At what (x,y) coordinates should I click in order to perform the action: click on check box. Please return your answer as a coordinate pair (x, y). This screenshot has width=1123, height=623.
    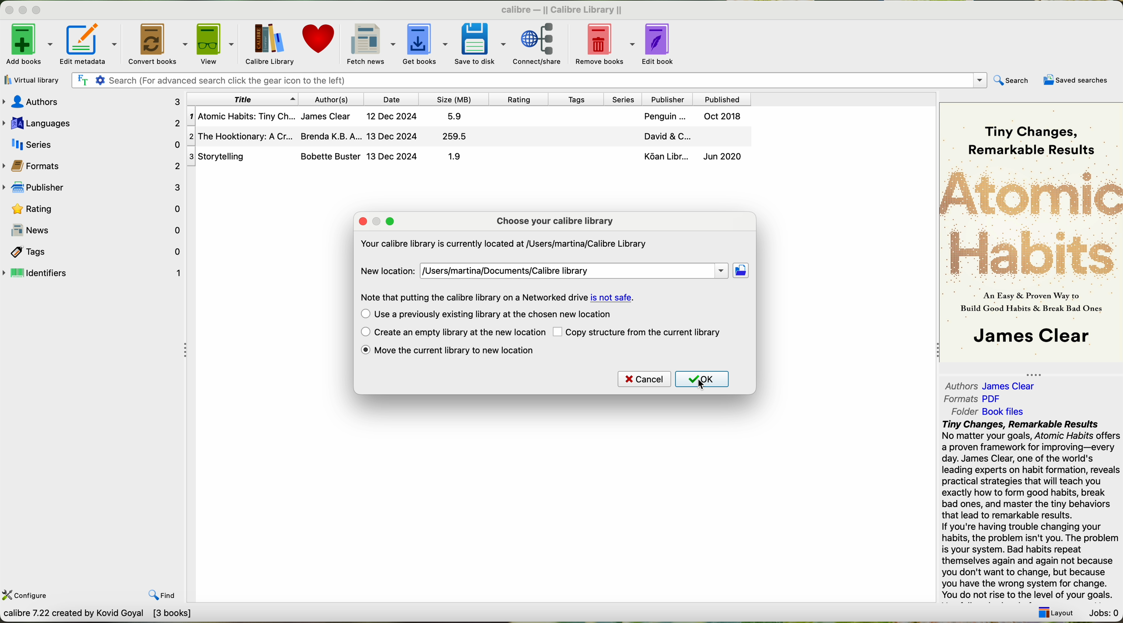
    Looking at the image, I should click on (558, 333).